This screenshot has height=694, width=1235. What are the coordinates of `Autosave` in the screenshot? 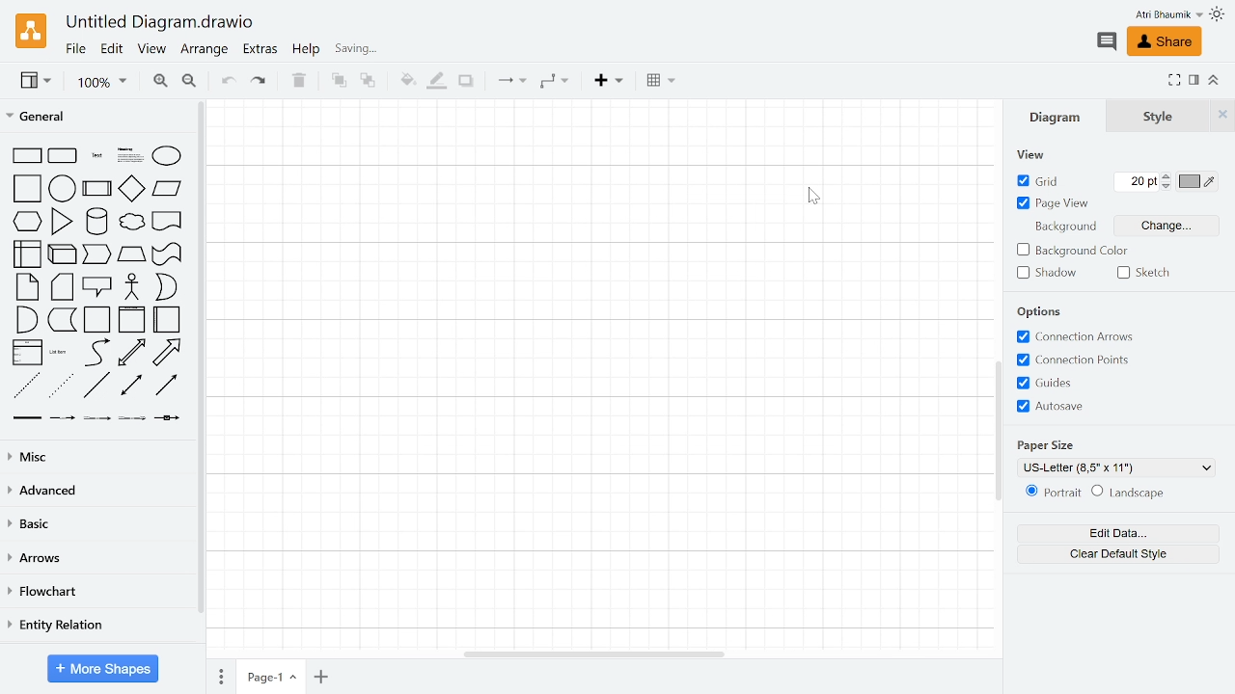 It's located at (1075, 406).